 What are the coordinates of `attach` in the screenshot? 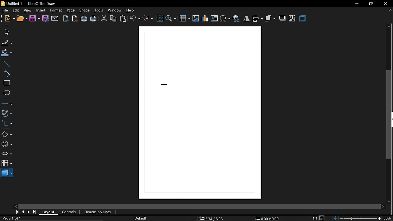 It's located at (55, 18).